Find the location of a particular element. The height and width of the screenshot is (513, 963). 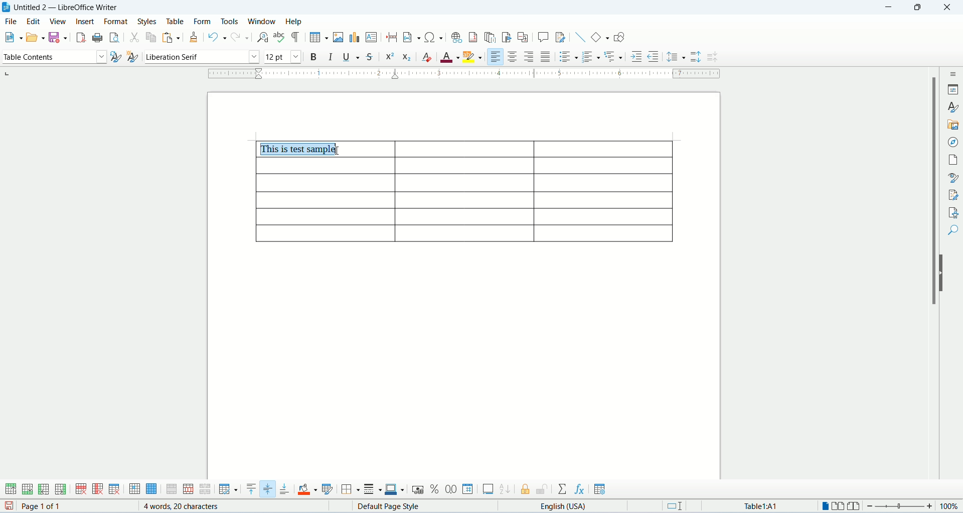

page is located at coordinates (953, 158).